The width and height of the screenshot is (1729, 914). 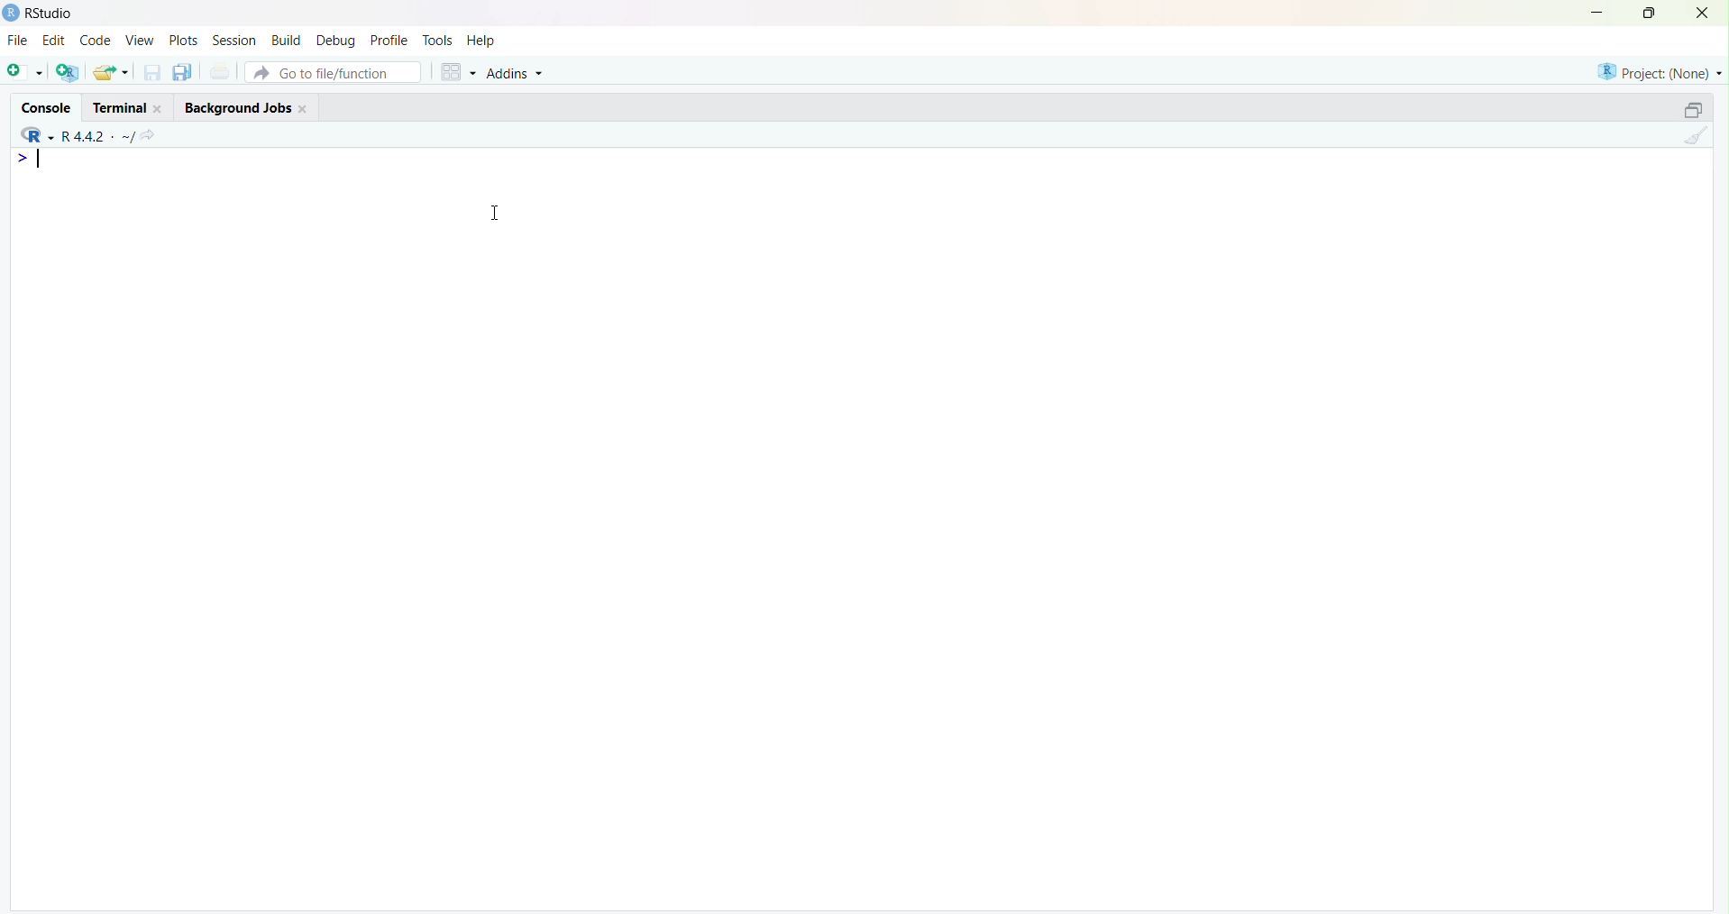 I want to click on Code, so click(x=94, y=41).